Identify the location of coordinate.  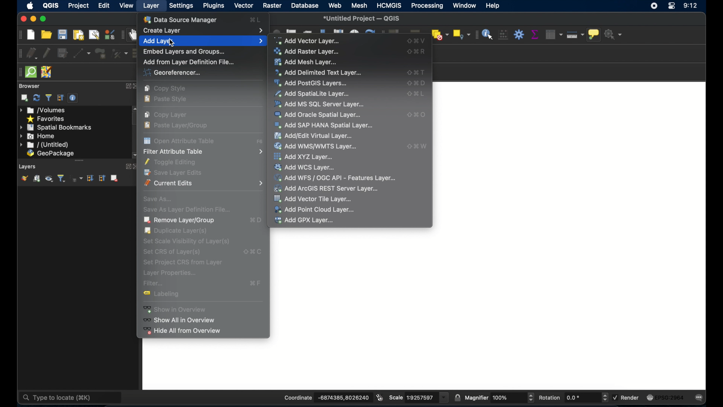
(322, 396).